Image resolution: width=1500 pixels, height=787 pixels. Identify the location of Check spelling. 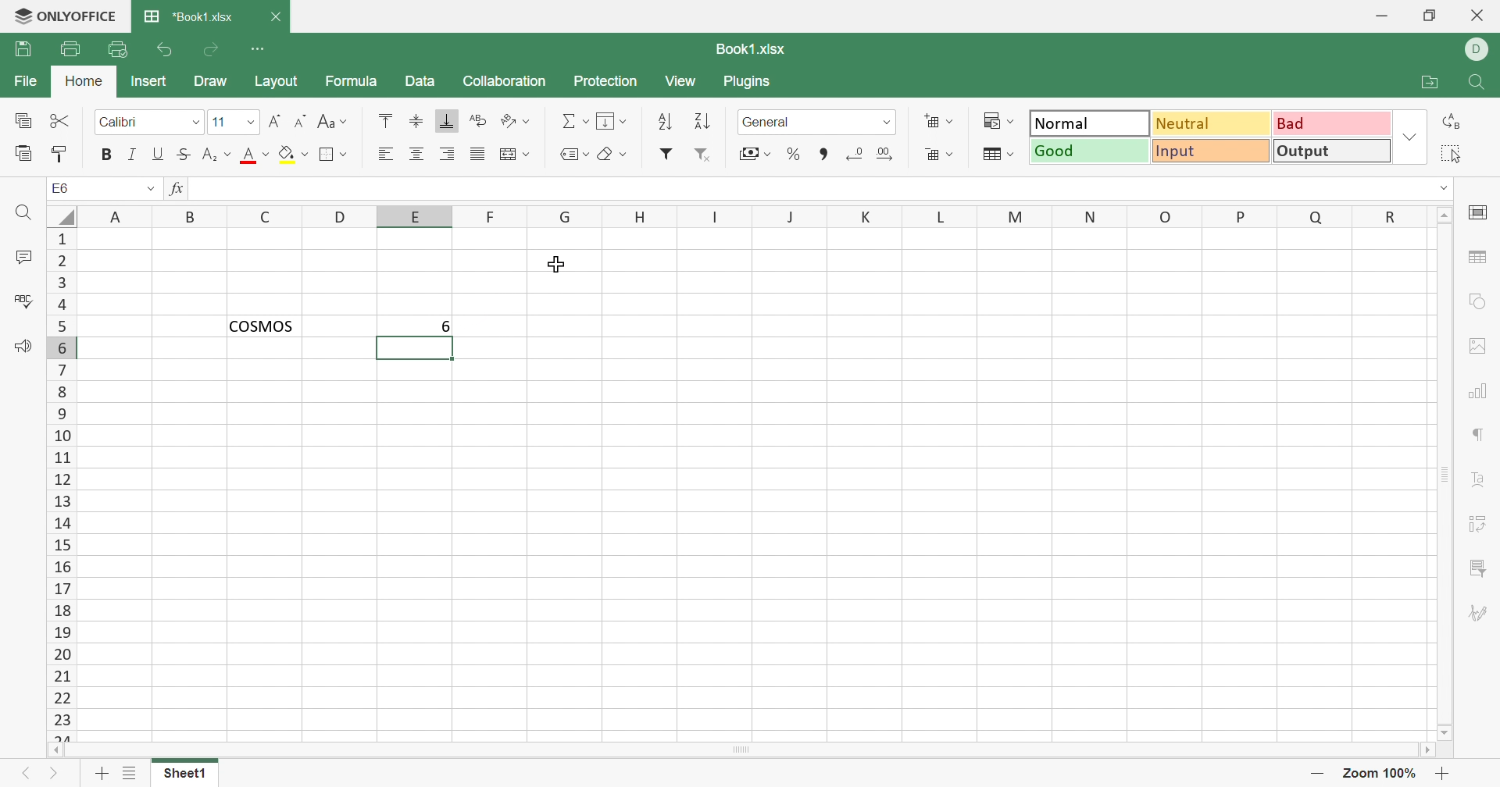
(20, 299).